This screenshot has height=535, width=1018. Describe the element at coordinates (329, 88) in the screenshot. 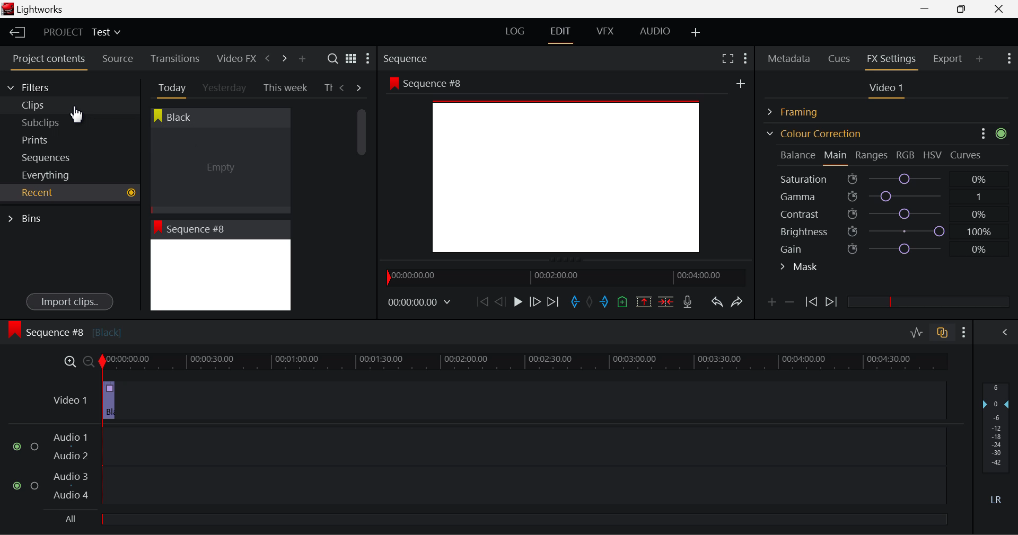

I see `Th` at that location.